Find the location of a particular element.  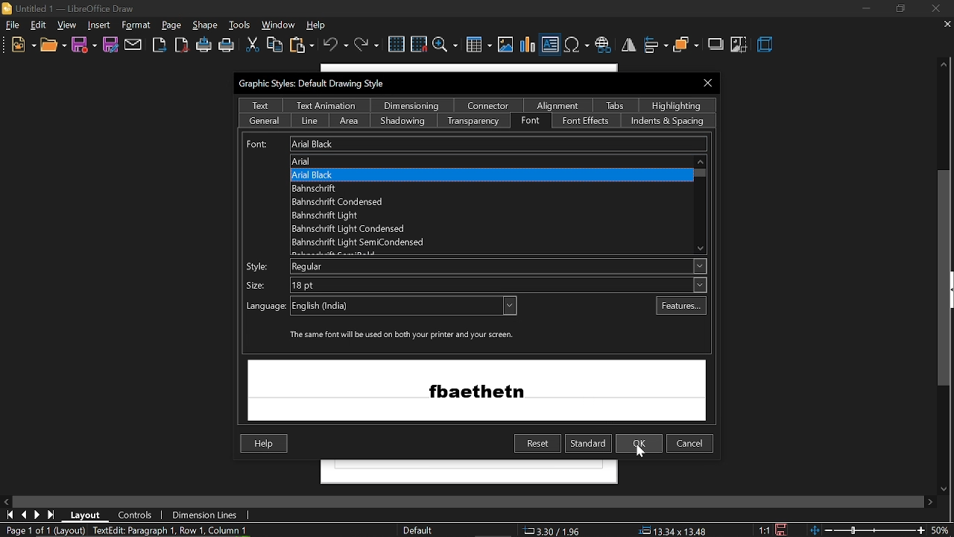

File is located at coordinates (13, 25).